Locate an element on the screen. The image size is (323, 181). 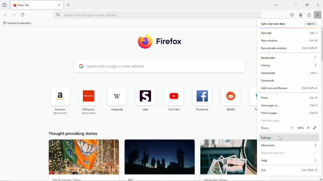
go back is located at coordinates (6, 15).